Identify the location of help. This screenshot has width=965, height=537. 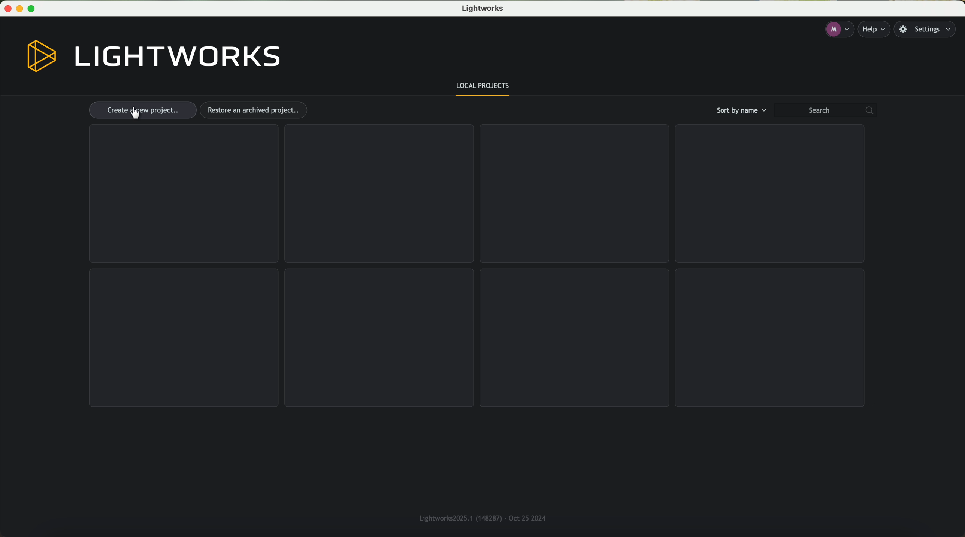
(876, 29).